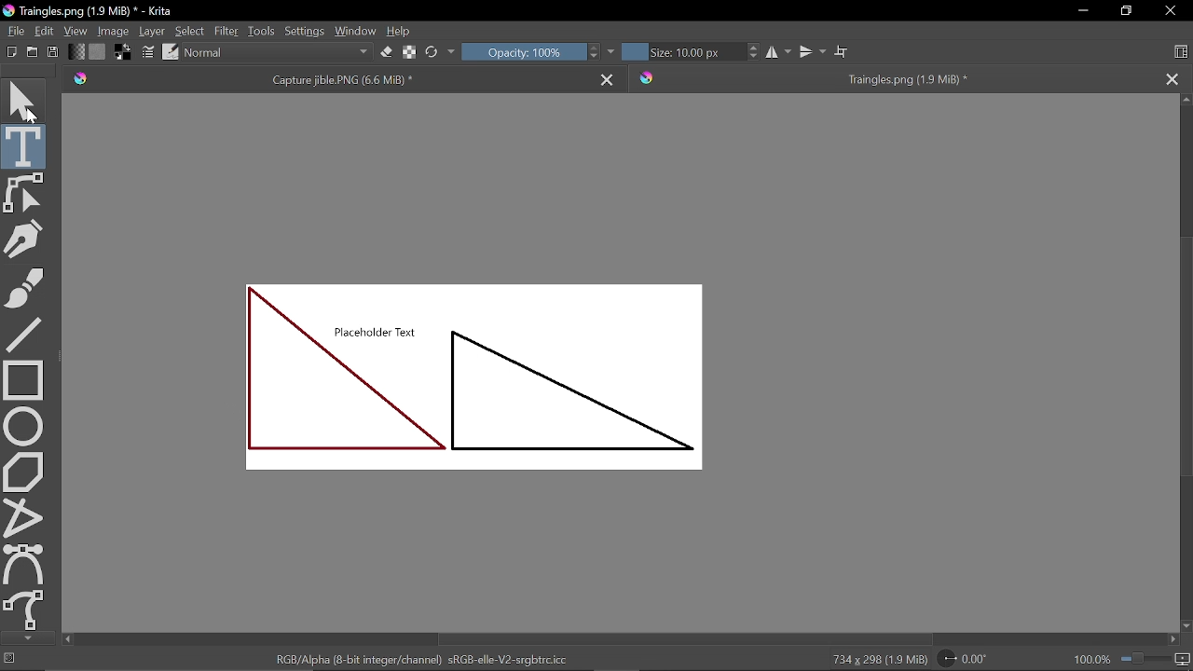  What do you see at coordinates (25, 610) in the screenshot?
I see `Freehand select tool` at bounding box center [25, 610].